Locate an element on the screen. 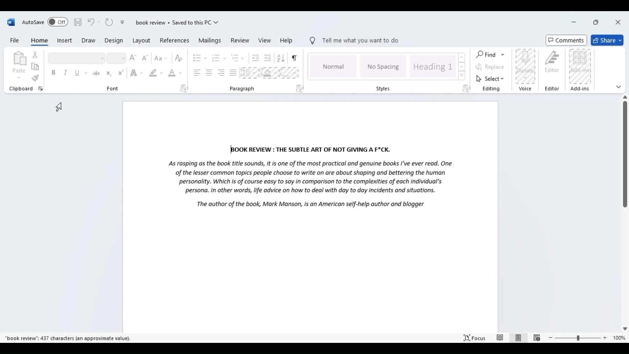  voice is located at coordinates (525, 71).